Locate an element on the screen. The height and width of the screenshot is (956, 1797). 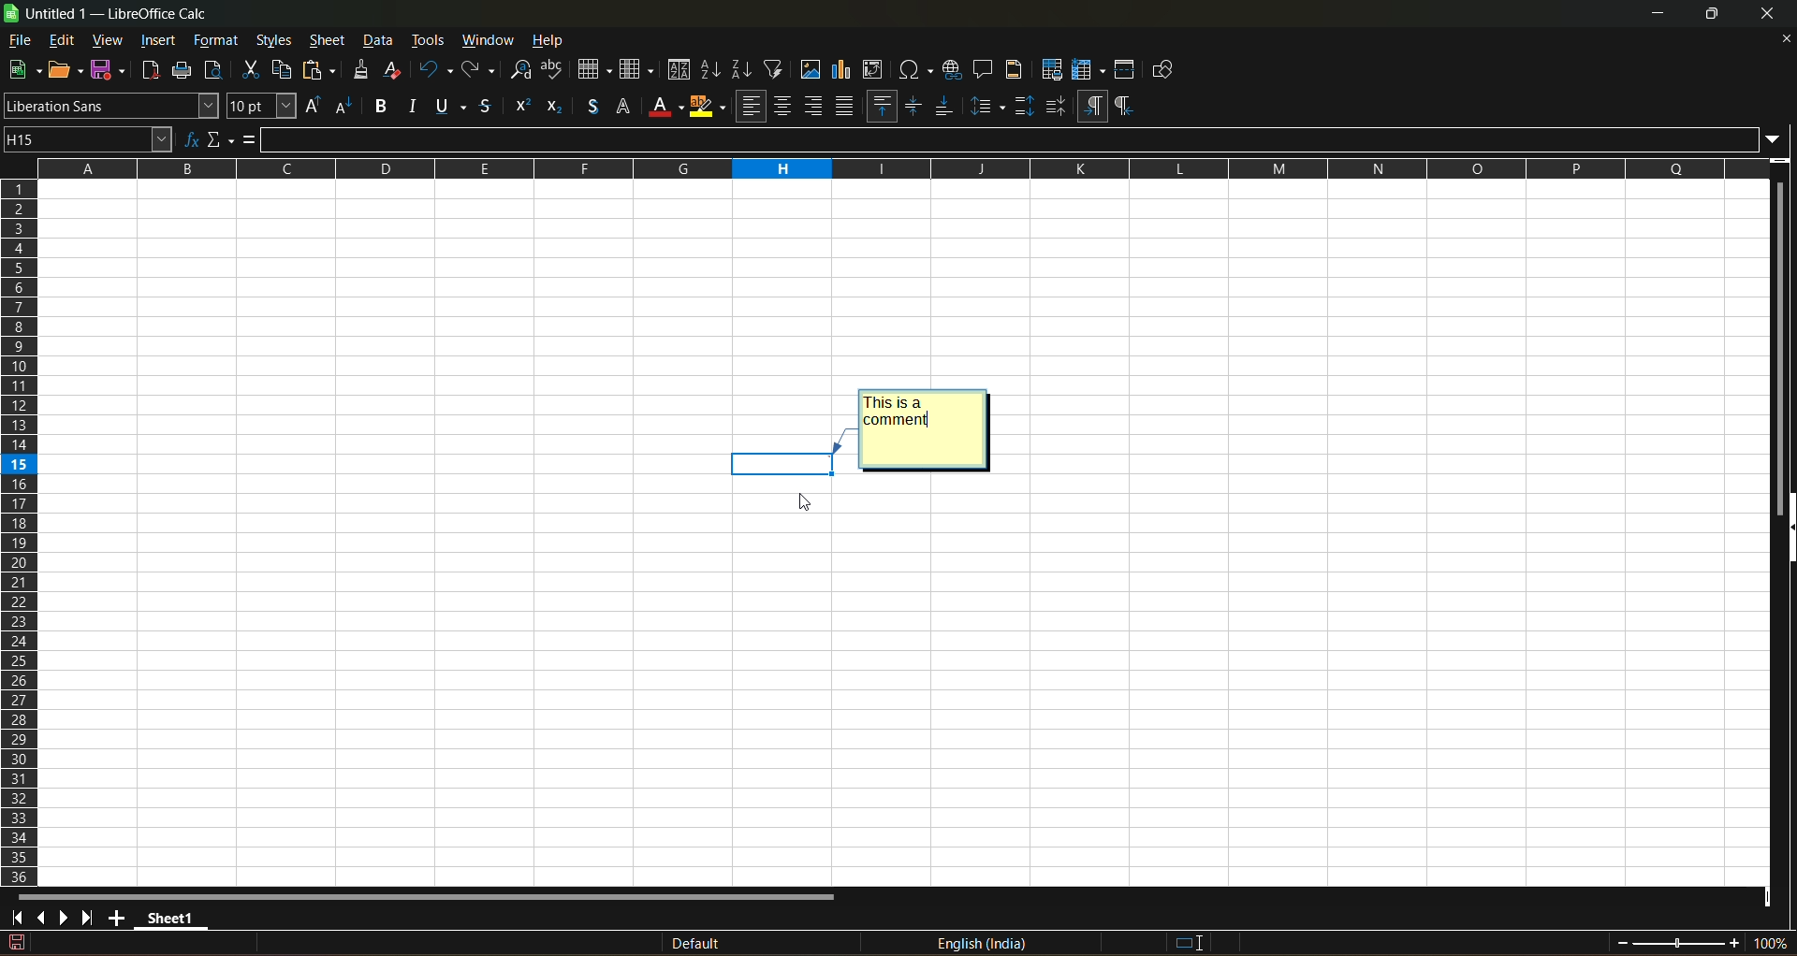
undo is located at coordinates (437, 71).